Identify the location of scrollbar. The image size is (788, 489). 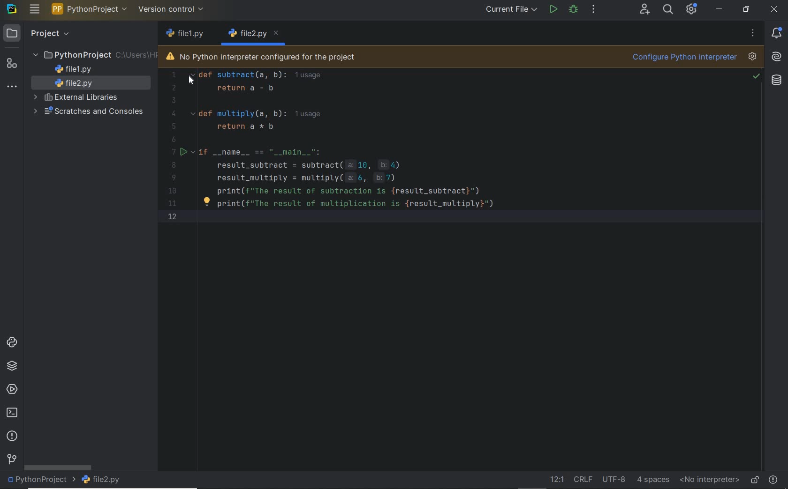
(57, 467).